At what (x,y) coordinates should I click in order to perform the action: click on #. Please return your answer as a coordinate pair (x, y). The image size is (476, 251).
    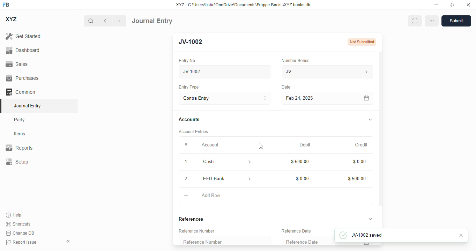
    Looking at the image, I should click on (185, 145).